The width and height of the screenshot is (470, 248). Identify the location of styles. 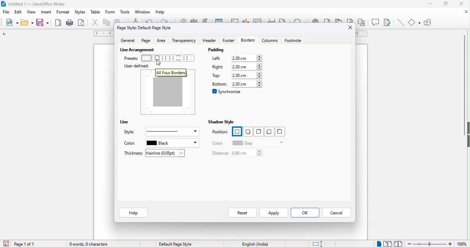
(81, 13).